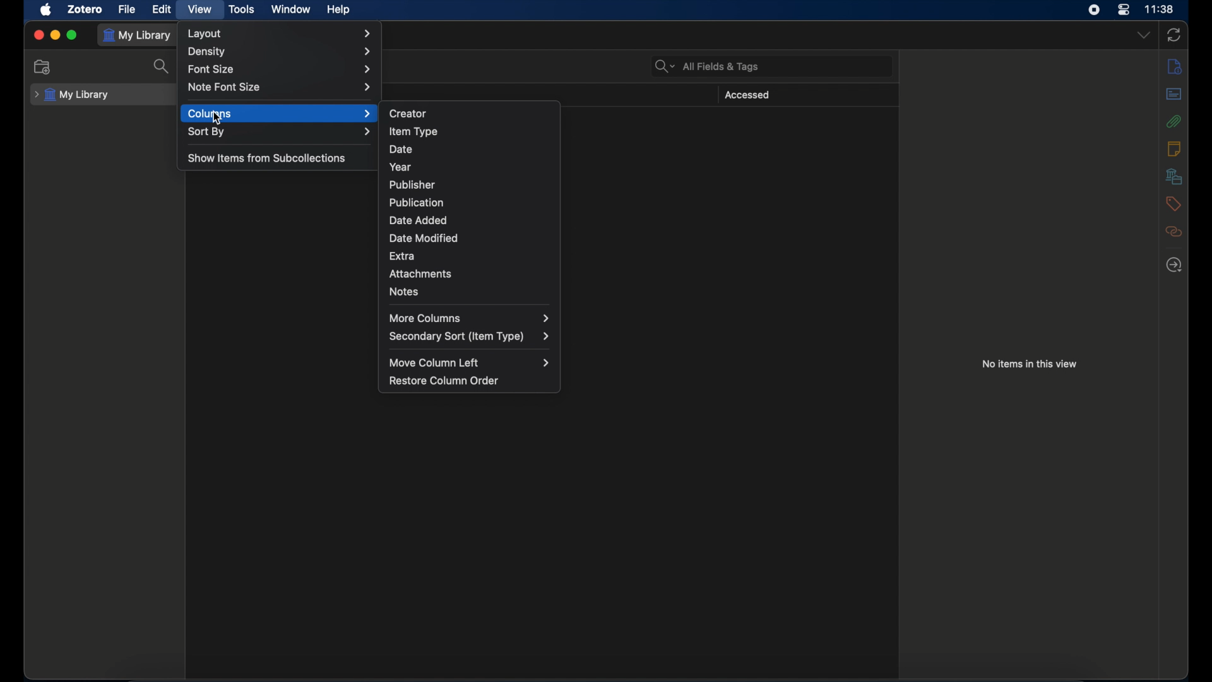  I want to click on maximize, so click(72, 35).